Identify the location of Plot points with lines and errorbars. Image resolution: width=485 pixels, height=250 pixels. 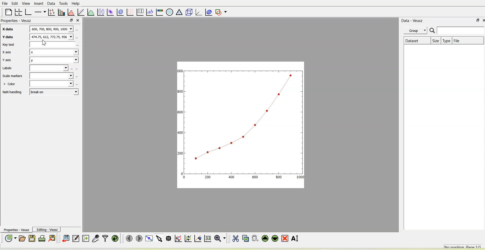
(52, 12).